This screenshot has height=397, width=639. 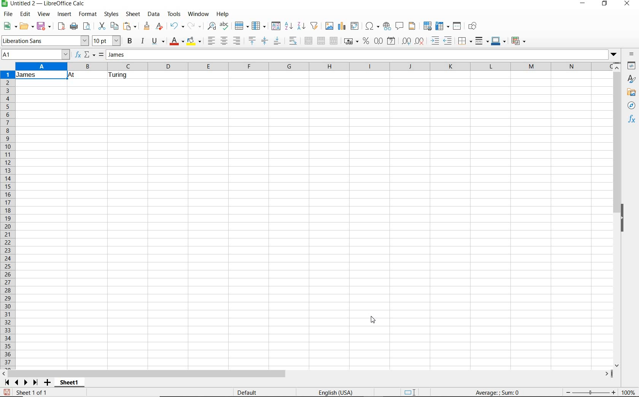 I want to click on gallery, so click(x=631, y=93).